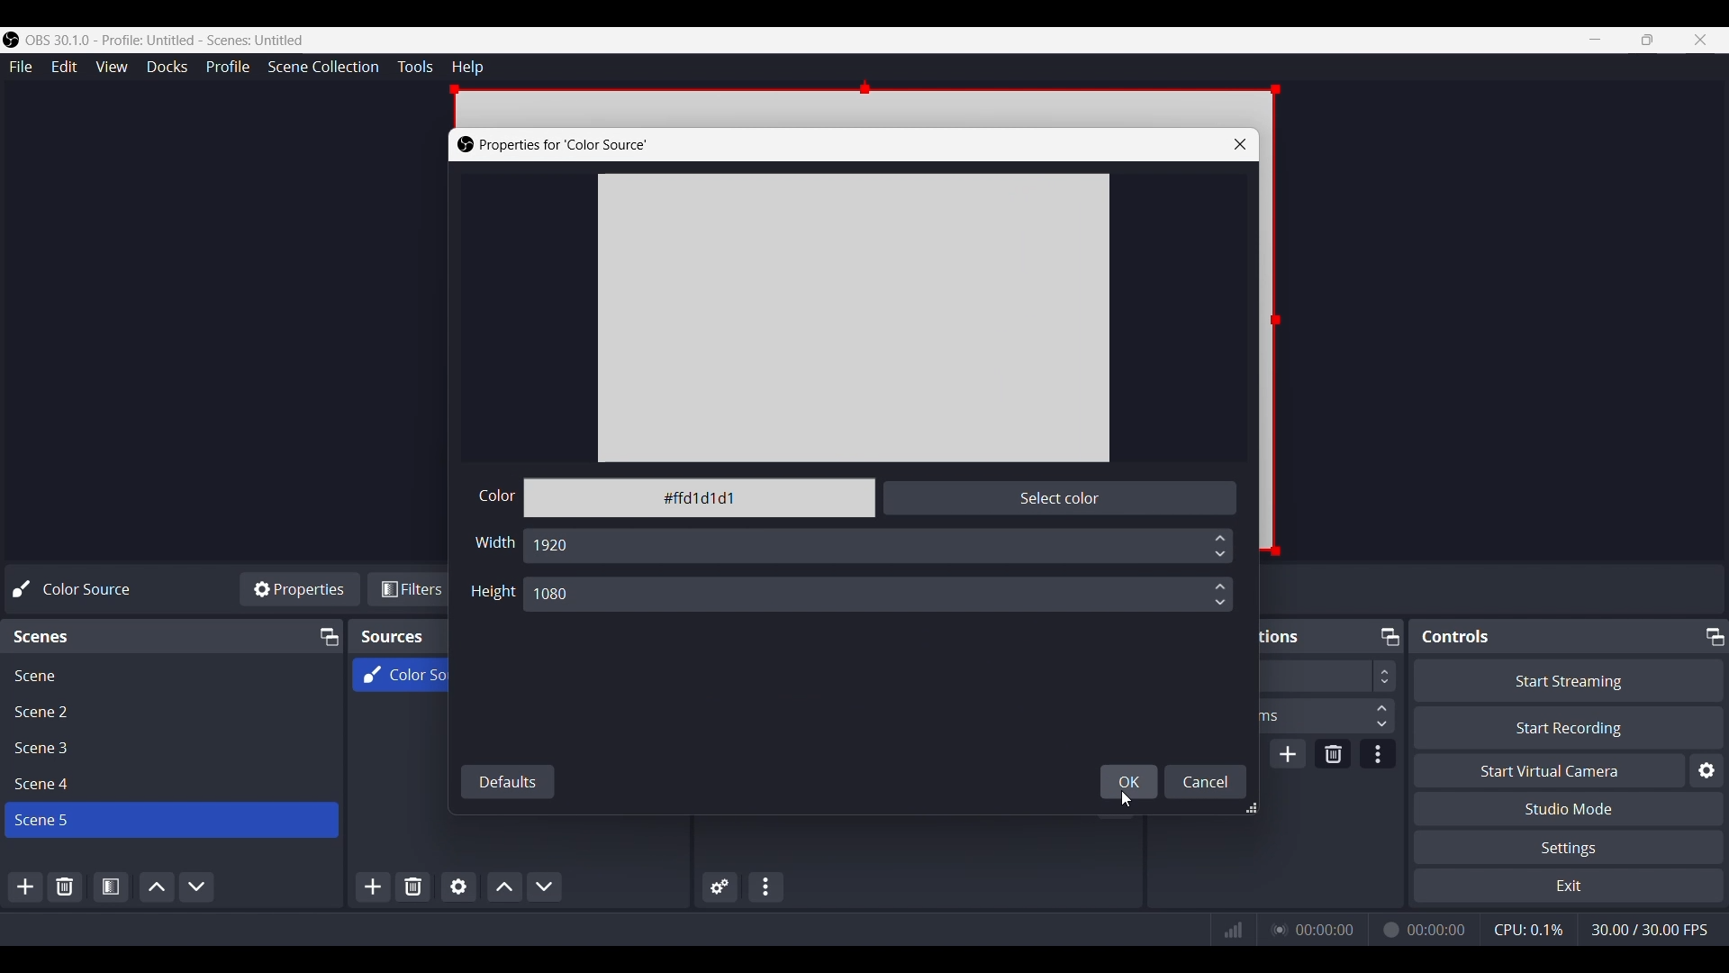 The width and height of the screenshot is (1729, 973). I want to click on Select color, so click(1061, 497).